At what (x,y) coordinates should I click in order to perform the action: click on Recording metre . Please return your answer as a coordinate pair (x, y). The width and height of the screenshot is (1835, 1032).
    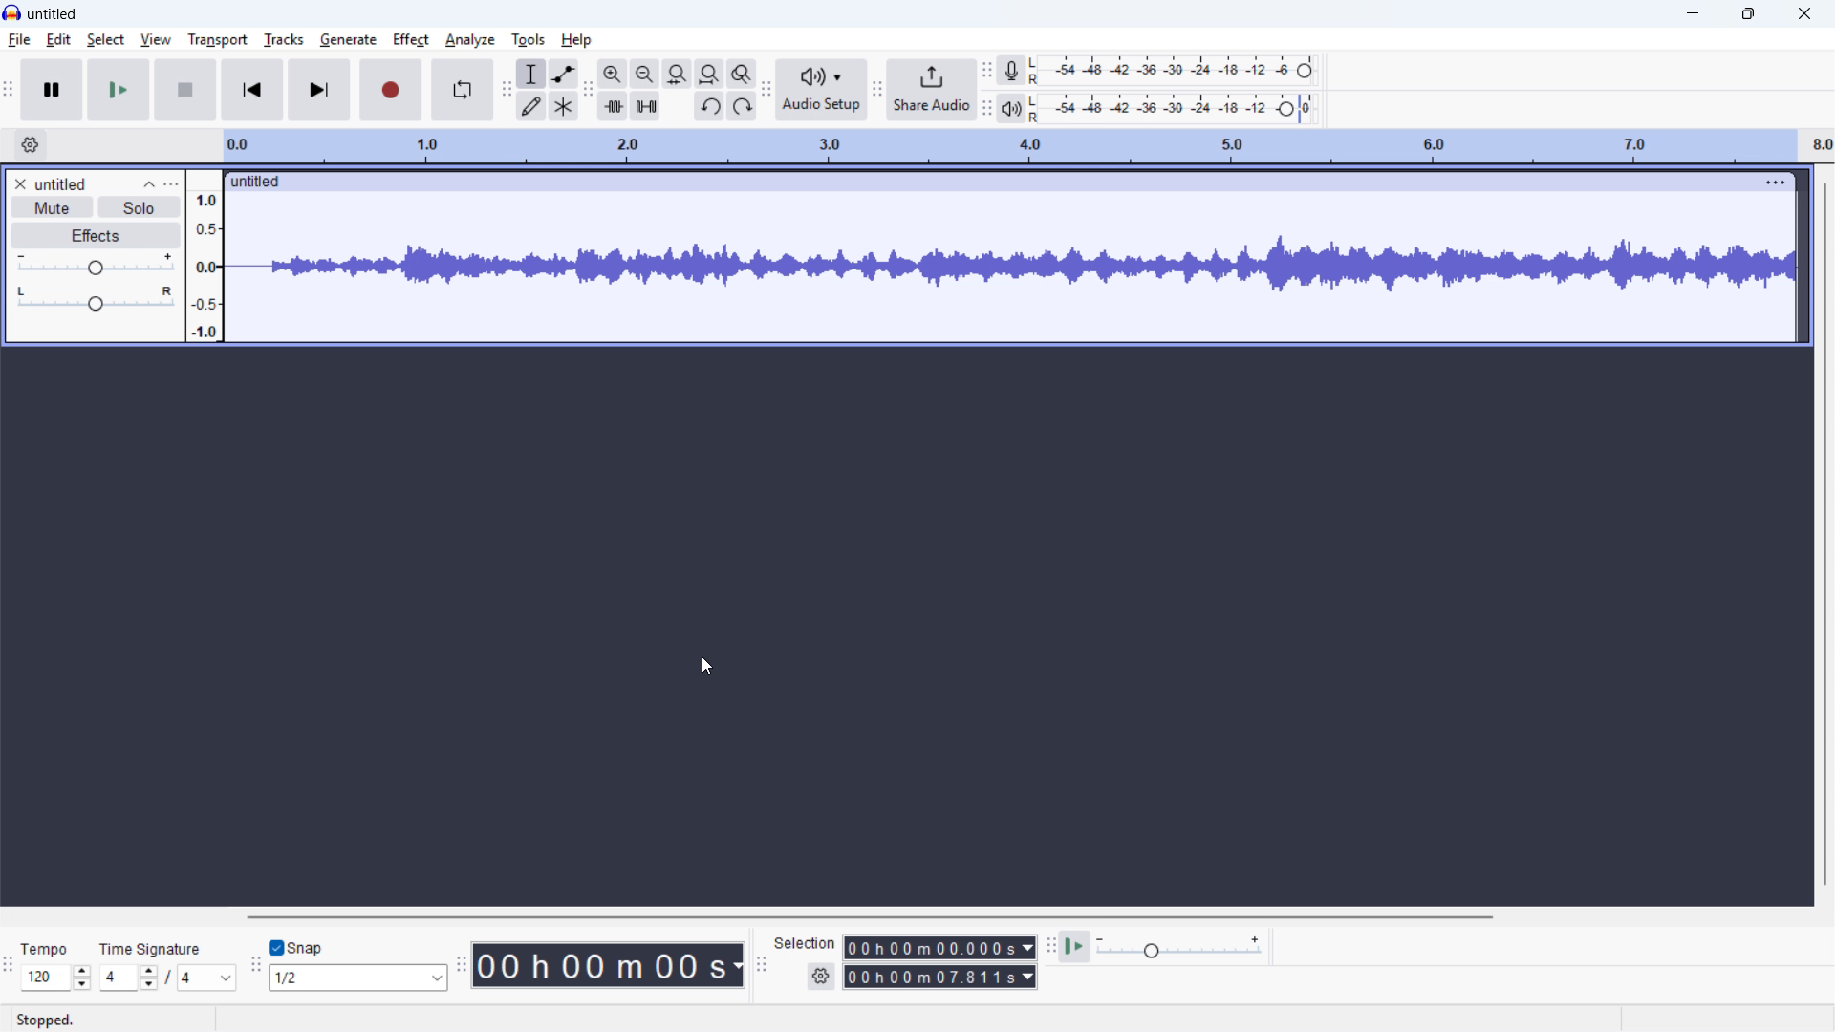
    Looking at the image, I should click on (1012, 71).